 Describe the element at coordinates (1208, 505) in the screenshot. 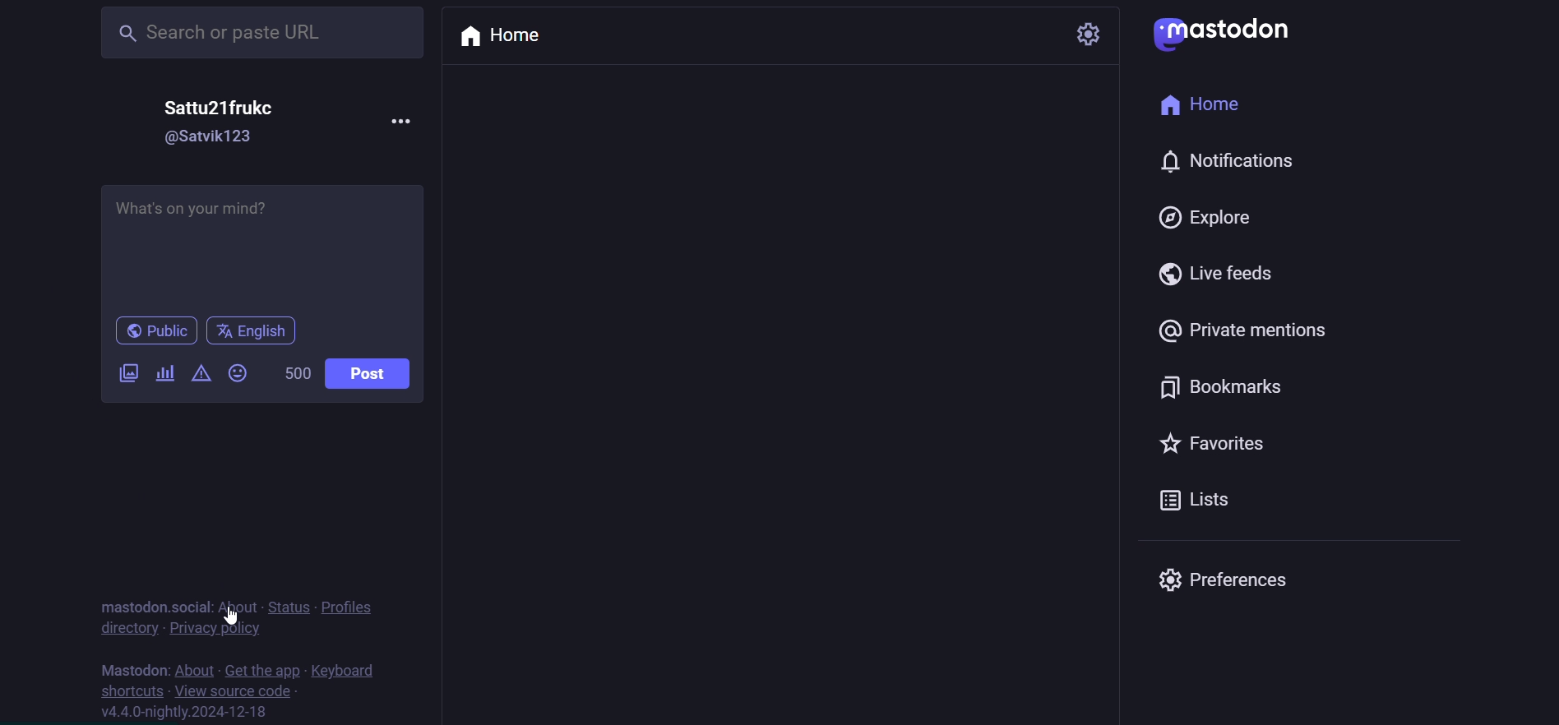

I see `list` at that location.